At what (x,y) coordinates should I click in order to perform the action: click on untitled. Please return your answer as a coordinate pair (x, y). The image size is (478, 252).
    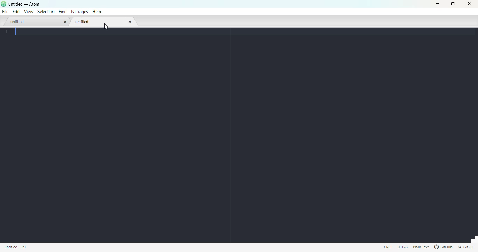
    Looking at the image, I should click on (18, 22).